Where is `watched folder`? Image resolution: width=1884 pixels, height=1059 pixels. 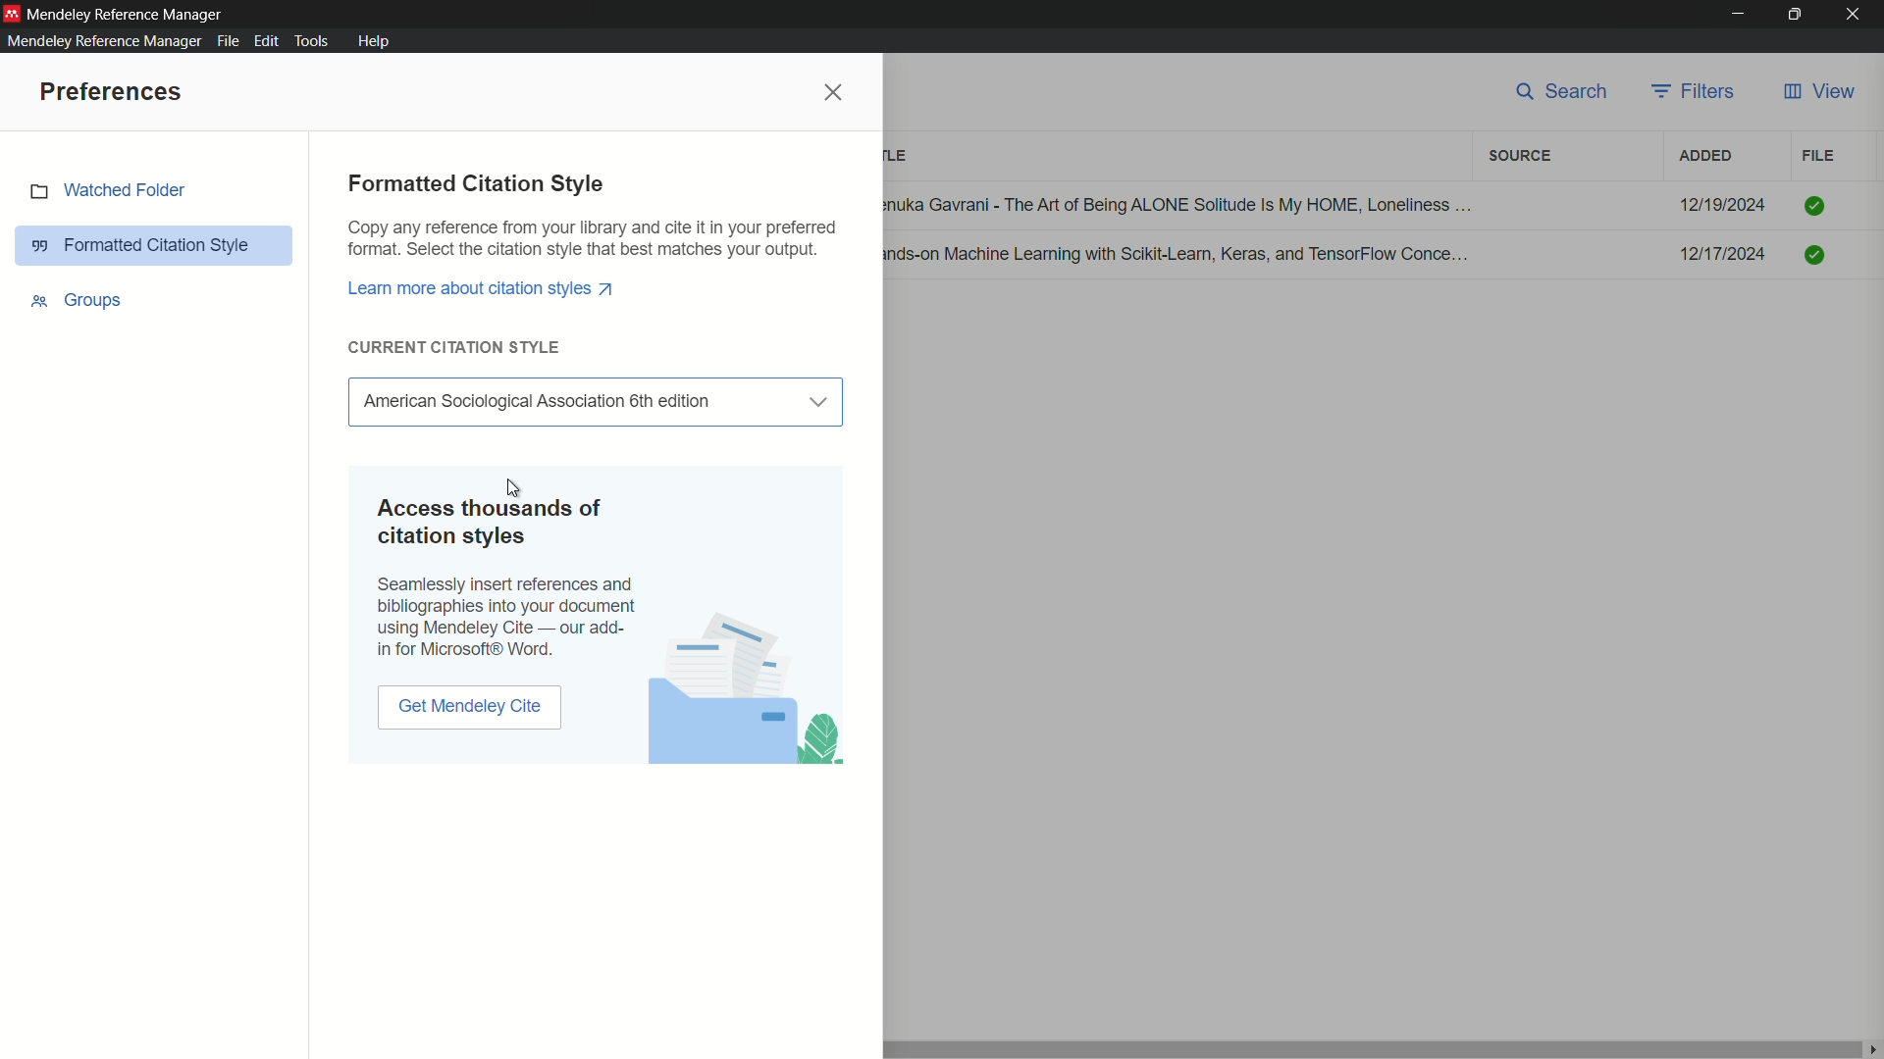 watched folder is located at coordinates (108, 193).